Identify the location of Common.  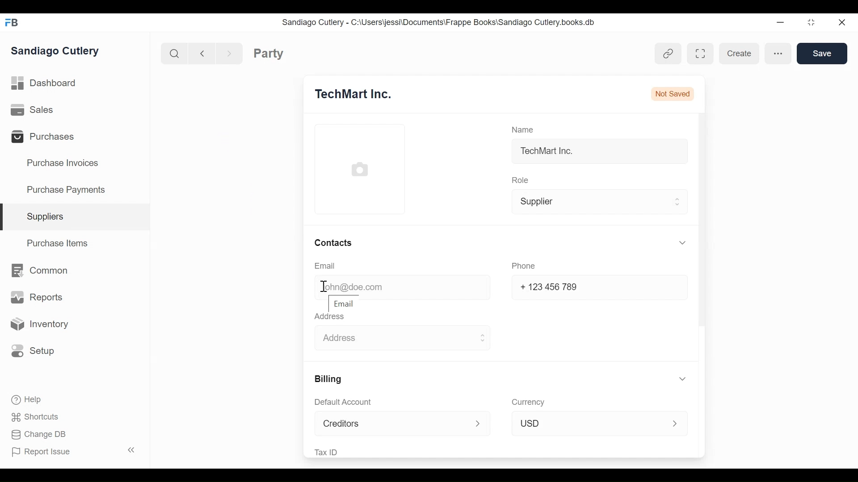
(46, 272).